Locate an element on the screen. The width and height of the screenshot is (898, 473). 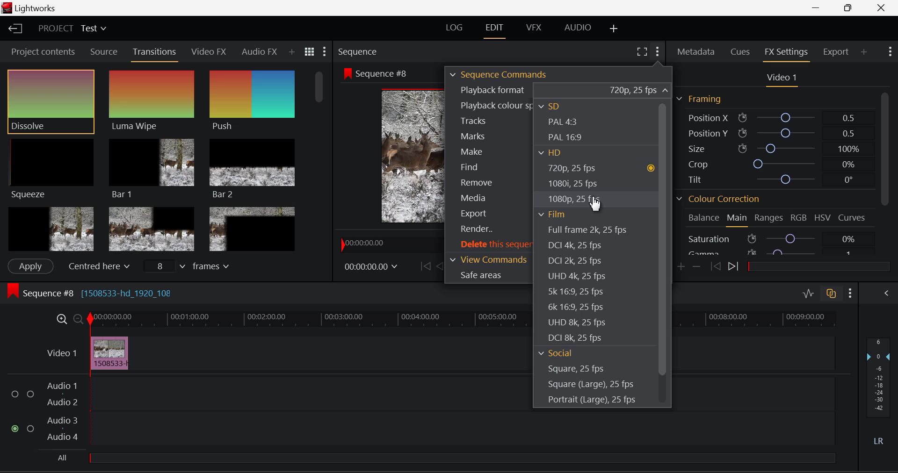
Bar 2 is located at coordinates (253, 170).